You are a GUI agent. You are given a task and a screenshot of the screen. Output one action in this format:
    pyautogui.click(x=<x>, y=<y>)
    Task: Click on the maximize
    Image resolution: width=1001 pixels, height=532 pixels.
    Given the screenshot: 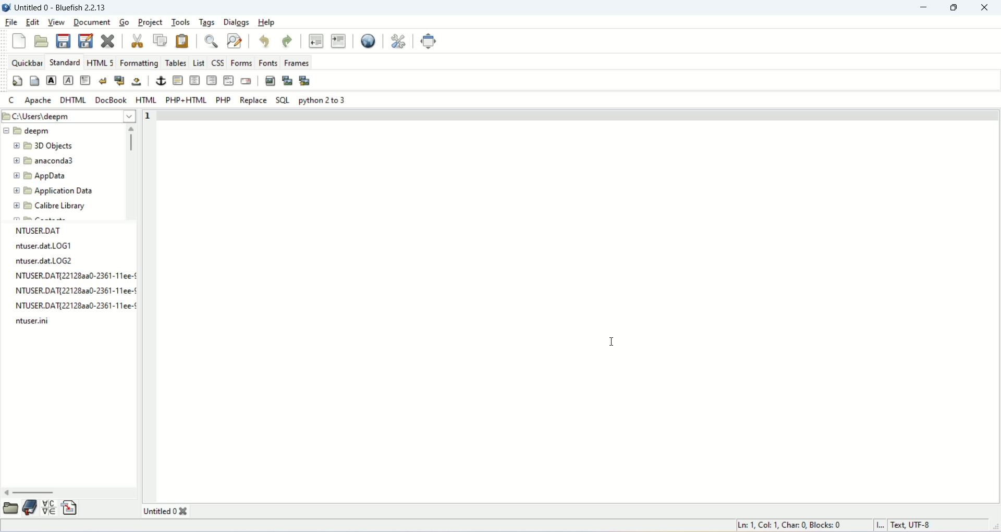 What is the action you would take?
    pyautogui.click(x=956, y=8)
    